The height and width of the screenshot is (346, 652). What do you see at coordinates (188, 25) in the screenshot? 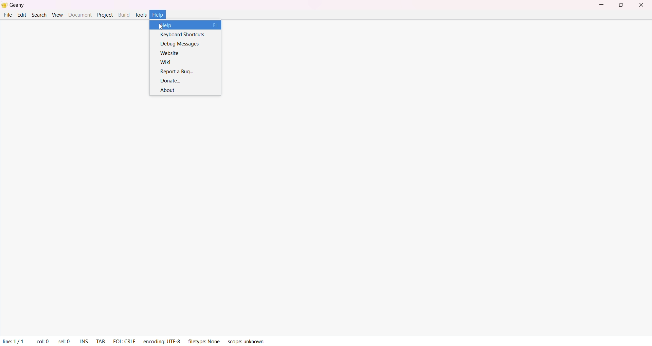
I see `help` at bounding box center [188, 25].